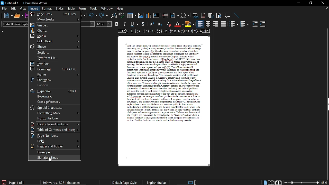 The width and height of the screenshot is (329, 185). I want to click on insert pagebreak, so click(166, 15).